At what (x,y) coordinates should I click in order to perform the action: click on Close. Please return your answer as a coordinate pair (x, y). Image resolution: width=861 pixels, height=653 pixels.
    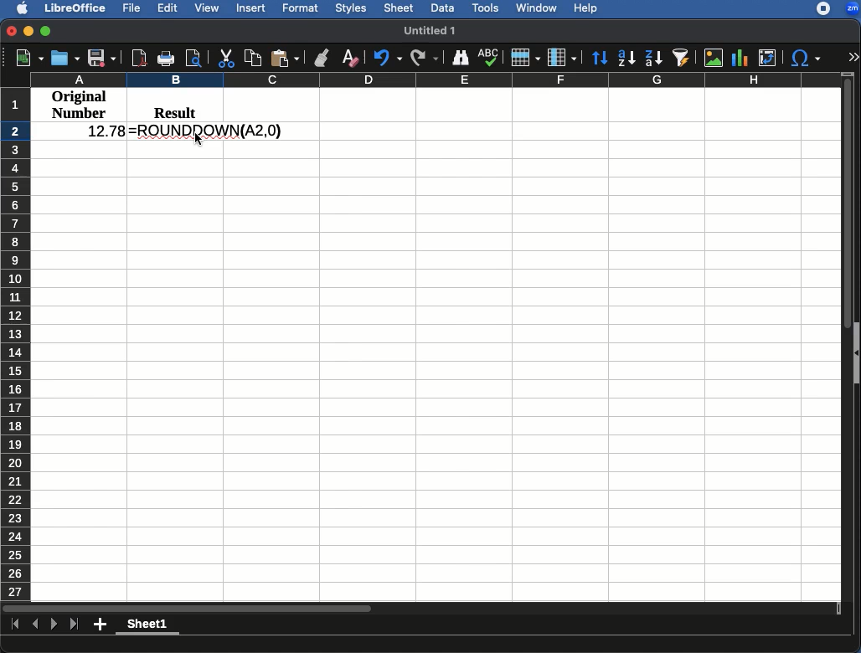
    Looking at the image, I should click on (10, 33).